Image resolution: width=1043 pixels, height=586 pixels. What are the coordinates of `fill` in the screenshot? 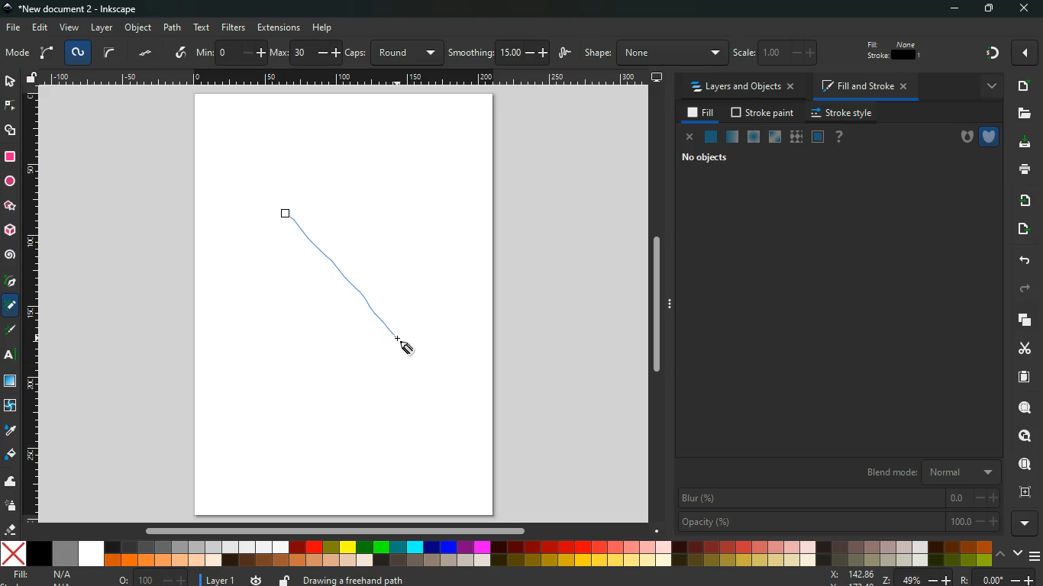 It's located at (702, 113).